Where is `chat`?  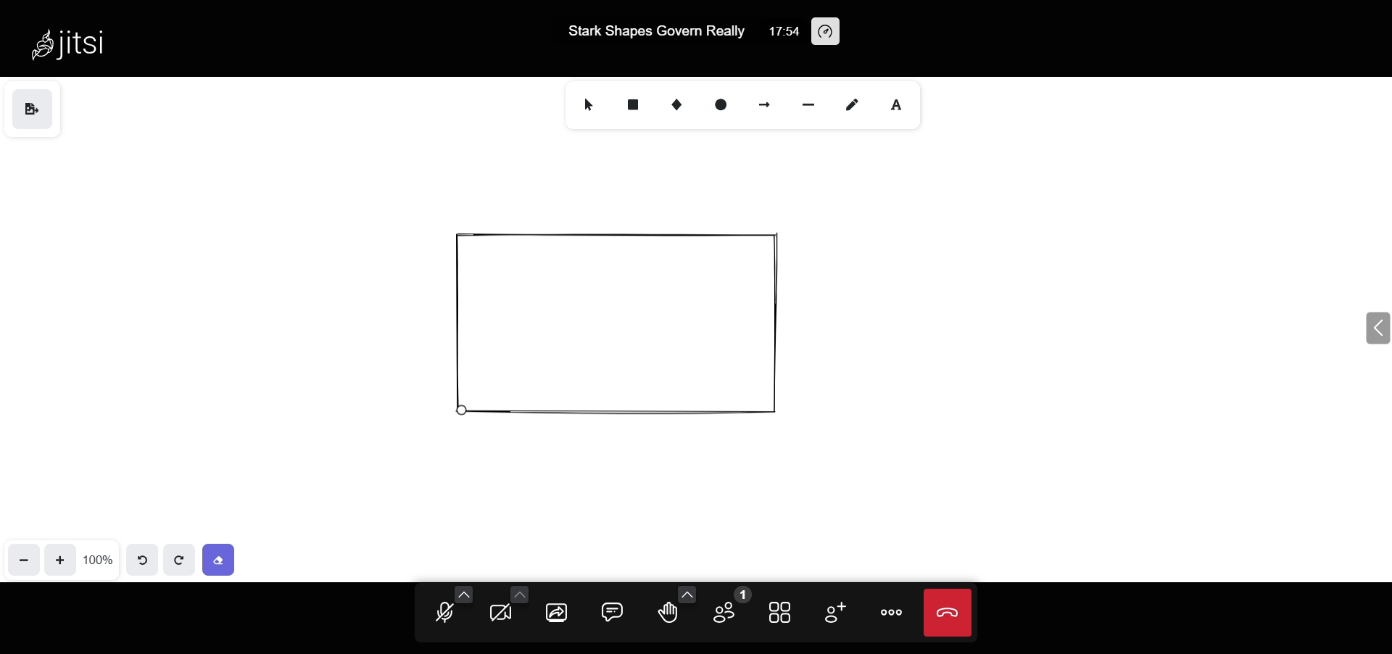 chat is located at coordinates (608, 613).